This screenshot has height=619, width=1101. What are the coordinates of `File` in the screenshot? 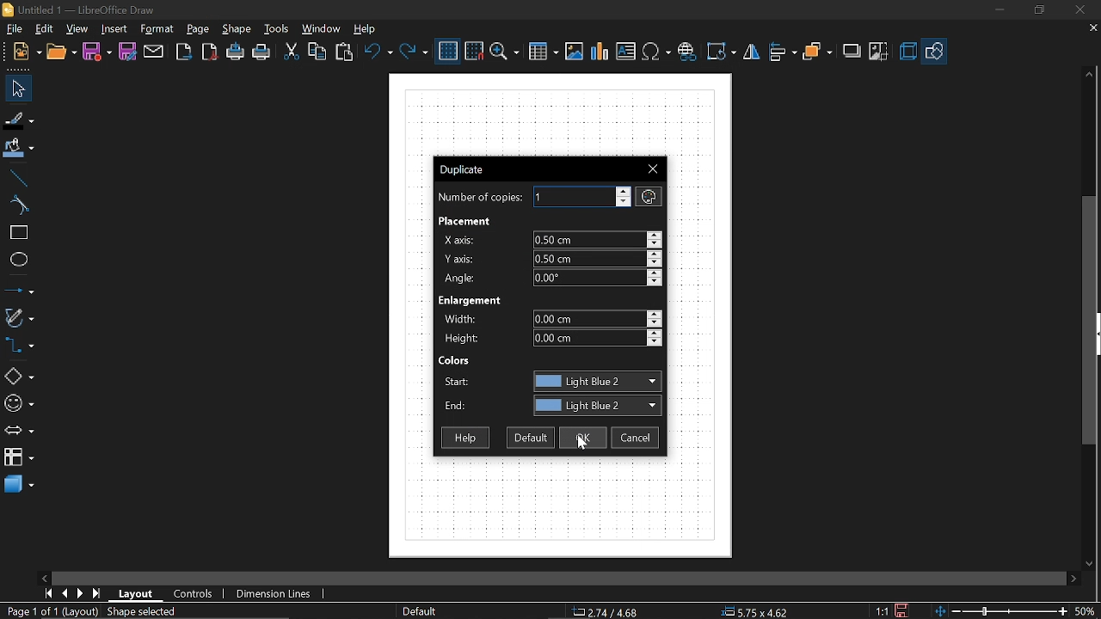 It's located at (13, 29).